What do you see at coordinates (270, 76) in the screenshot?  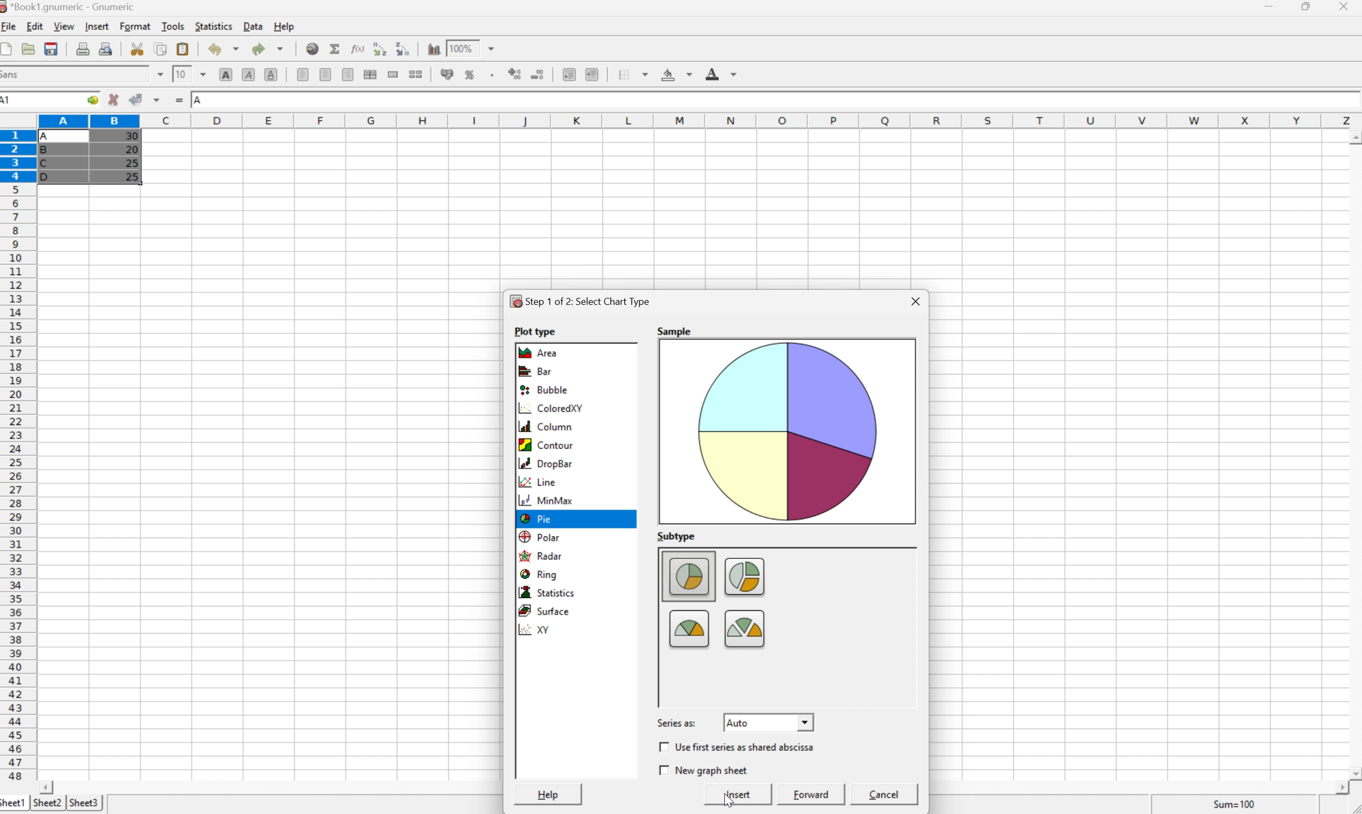 I see `Underline` at bounding box center [270, 76].